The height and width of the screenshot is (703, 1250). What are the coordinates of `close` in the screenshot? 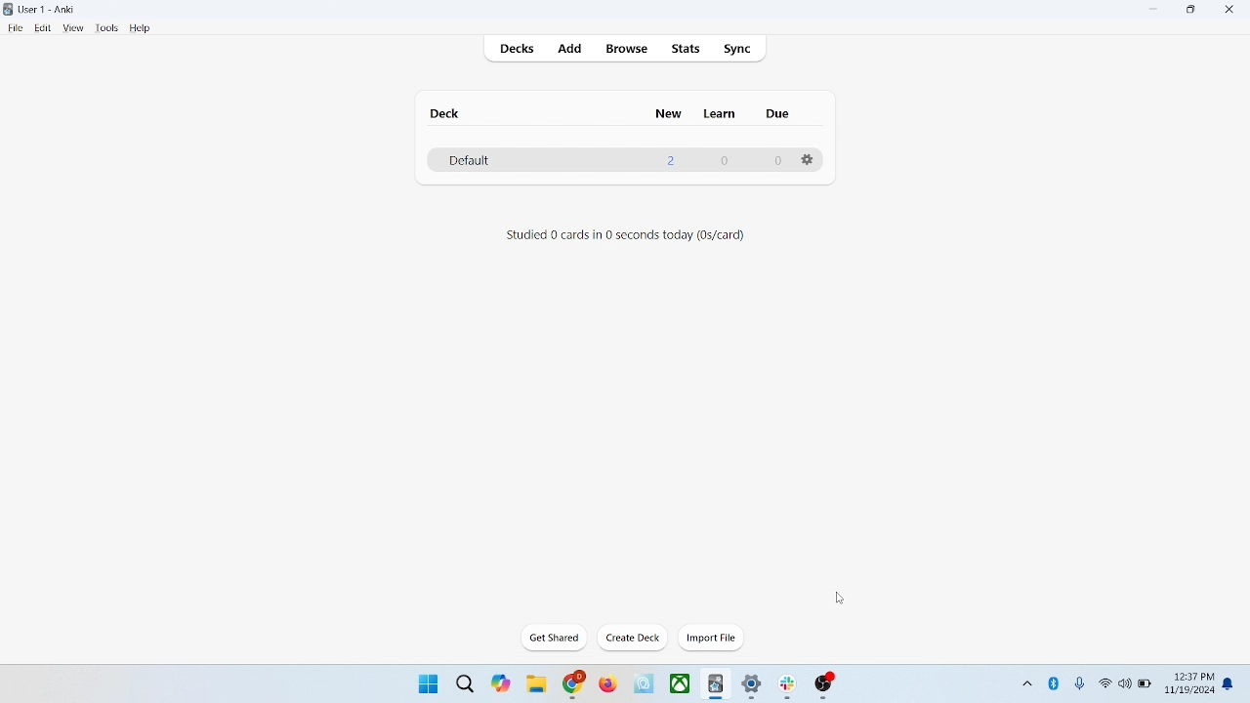 It's located at (1233, 12).